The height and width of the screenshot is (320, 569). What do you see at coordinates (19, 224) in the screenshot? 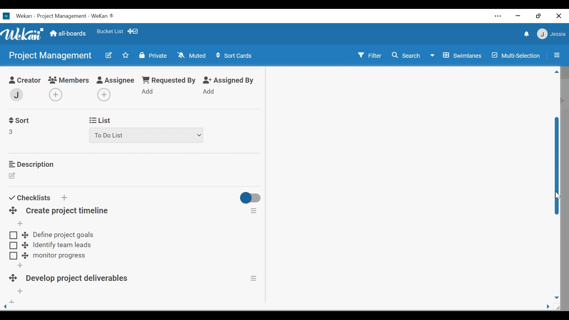
I see `Add an item to checklist` at bounding box center [19, 224].